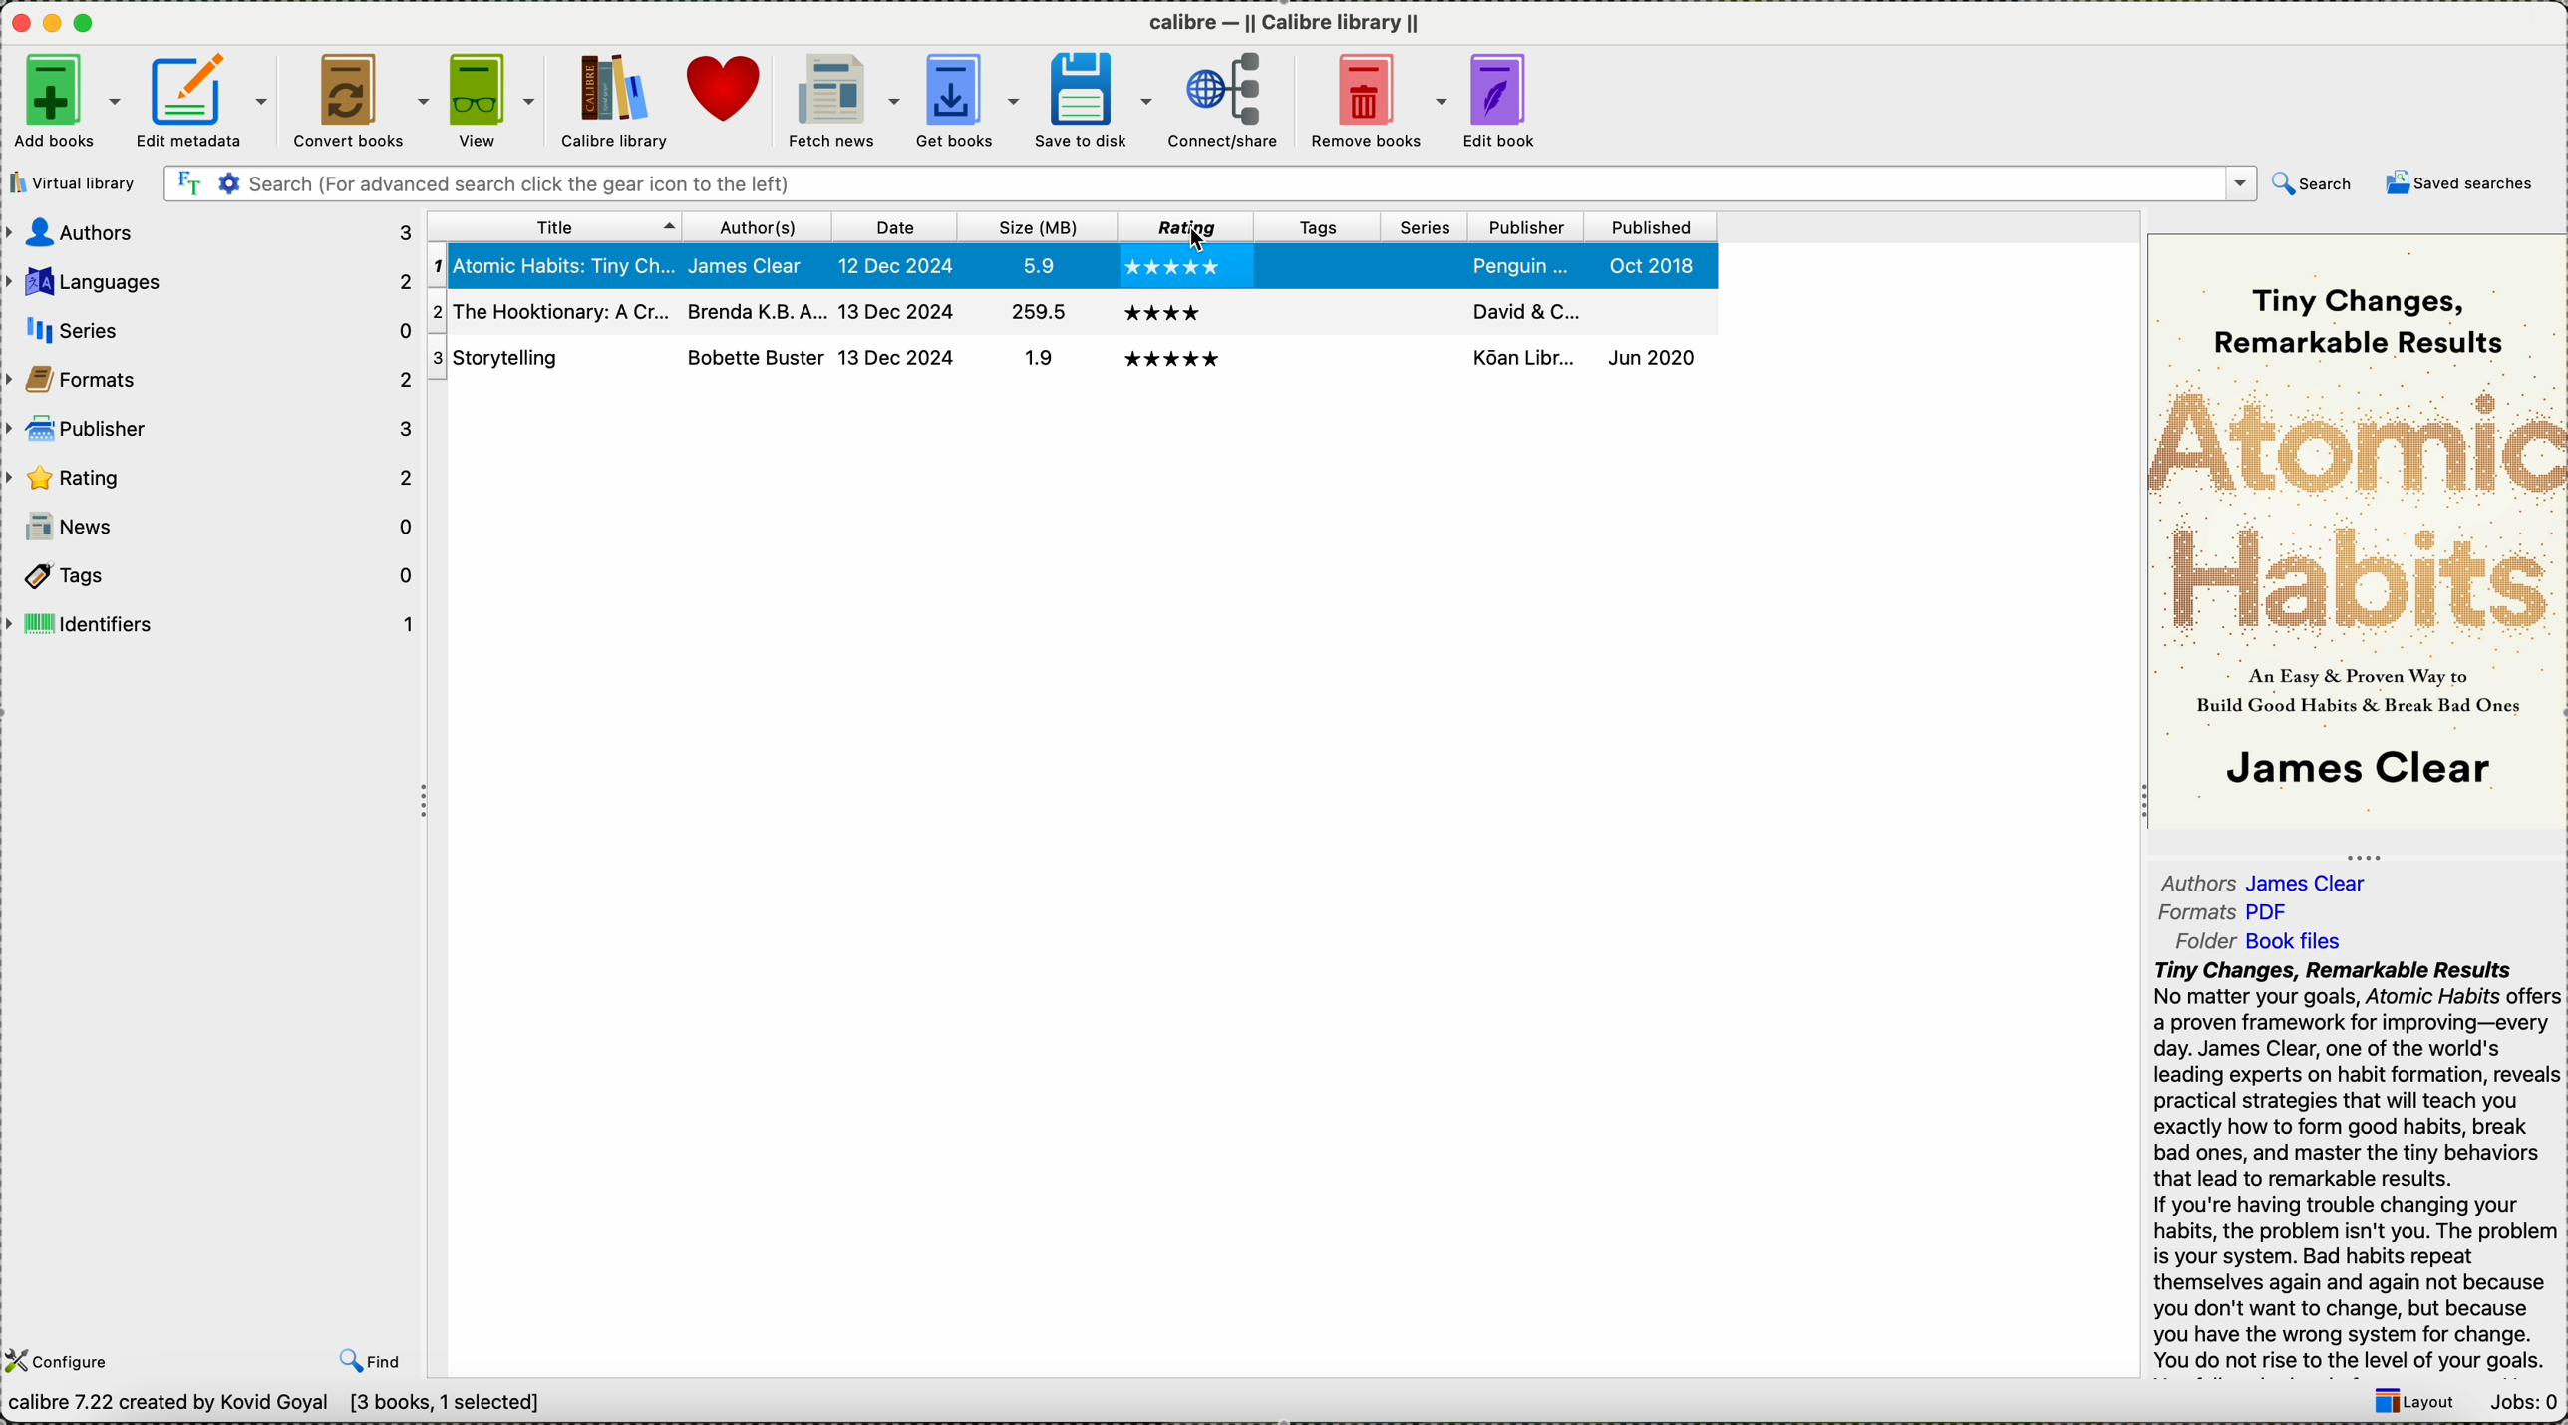 The height and width of the screenshot is (1425, 2568). What do you see at coordinates (205, 102) in the screenshot?
I see `edit metadata` at bounding box center [205, 102].